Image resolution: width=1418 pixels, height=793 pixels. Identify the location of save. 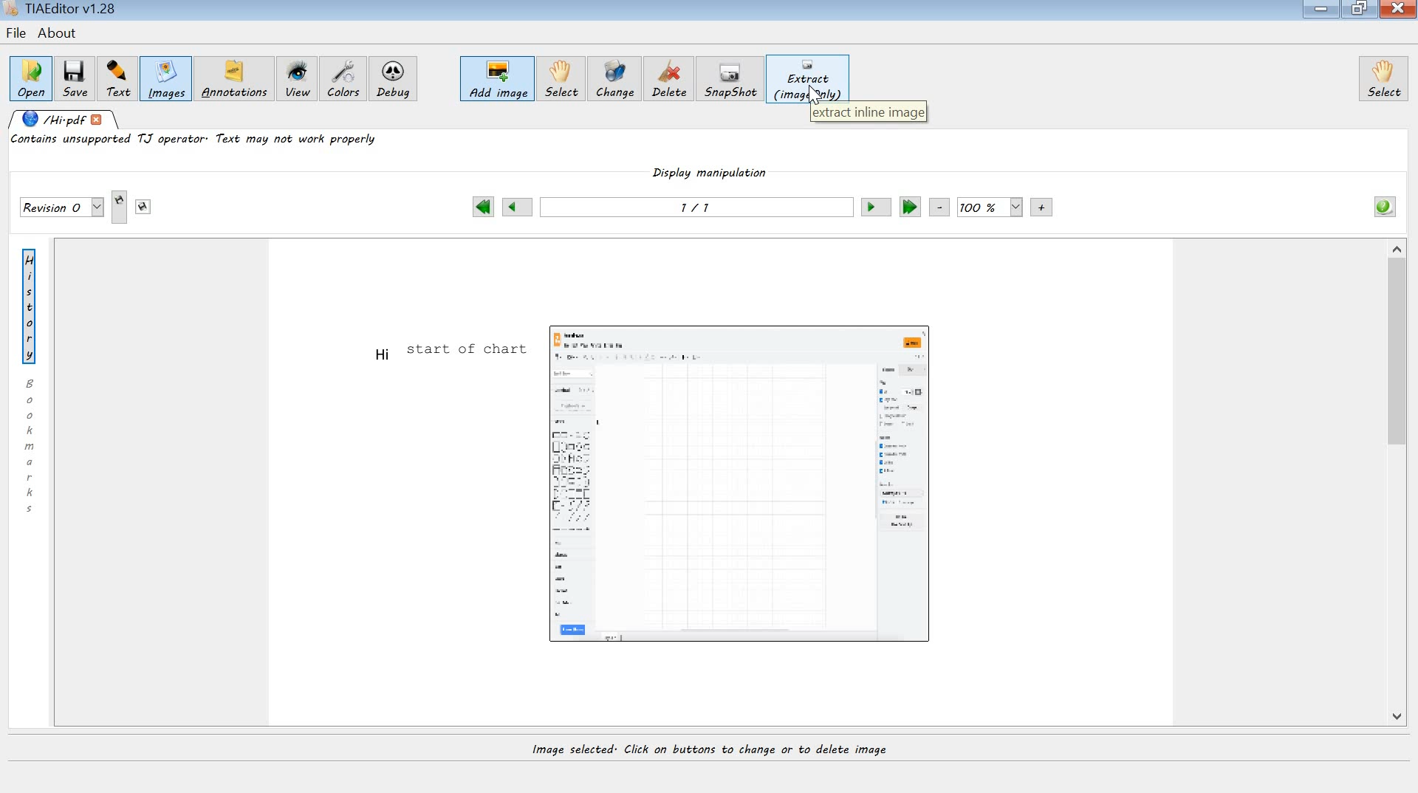
(75, 78).